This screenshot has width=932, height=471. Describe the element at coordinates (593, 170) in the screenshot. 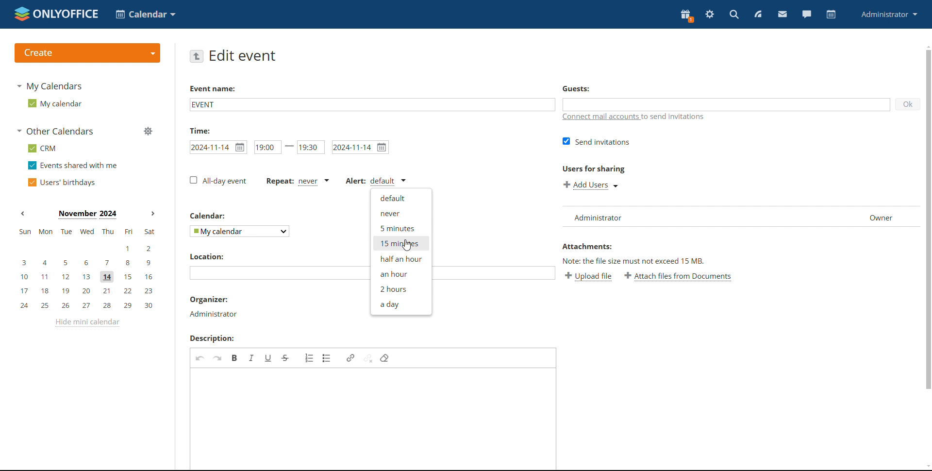

I see `users for sharing:` at that location.